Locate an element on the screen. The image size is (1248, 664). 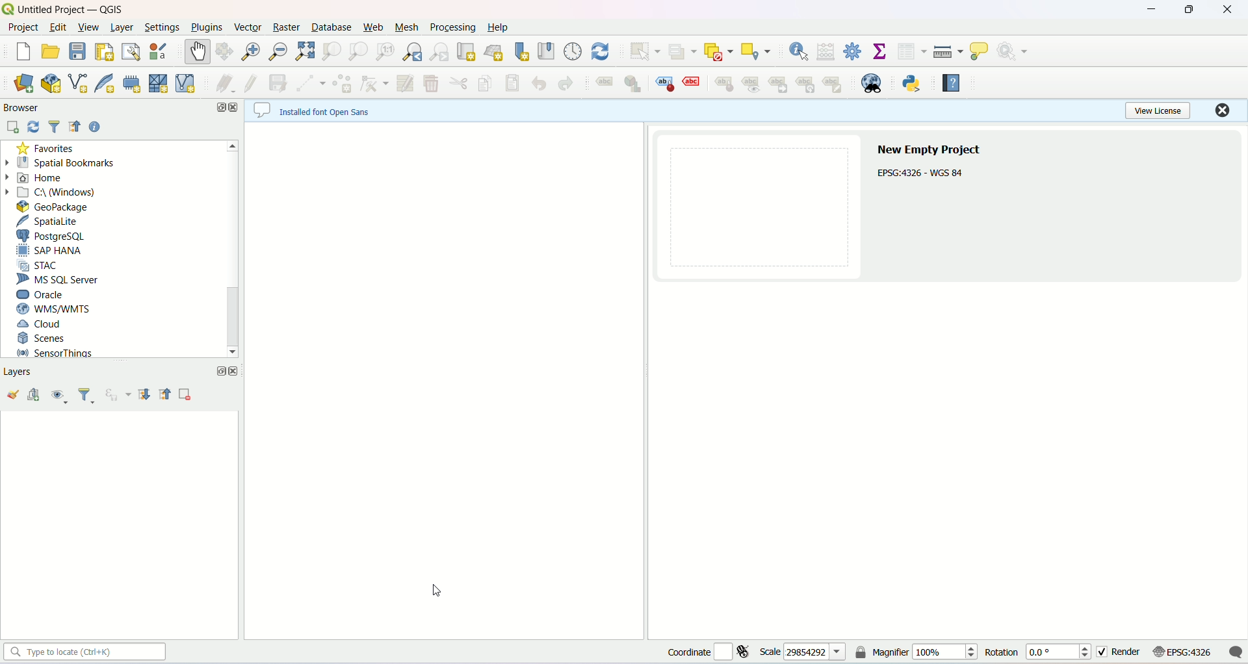
new temporary scratch layer is located at coordinates (131, 83).